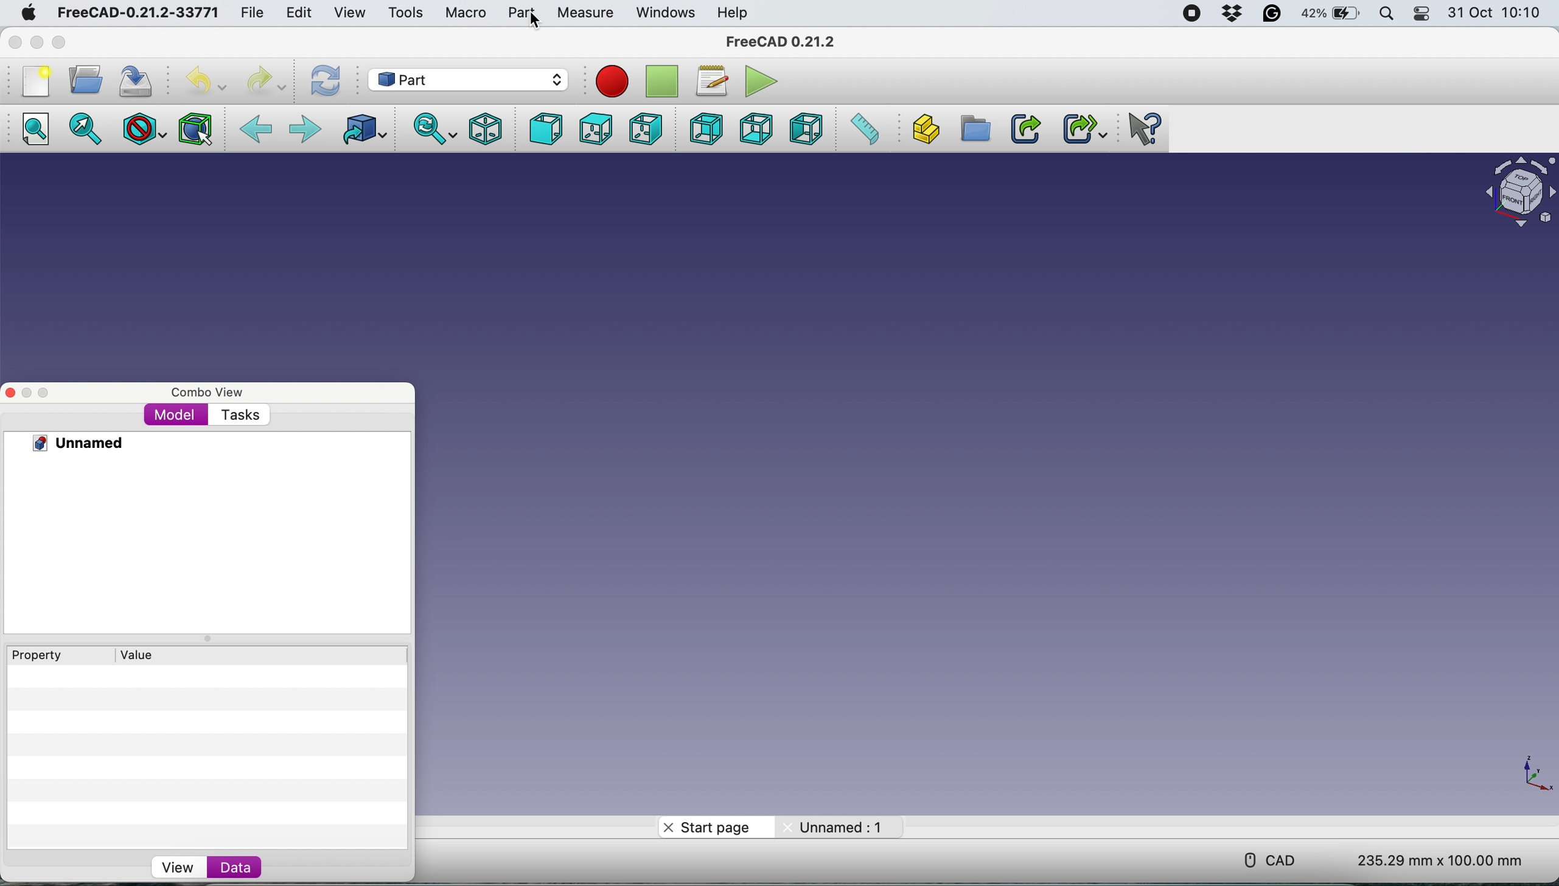  Describe the element at coordinates (1386, 13) in the screenshot. I see `Spotlight Search` at that location.